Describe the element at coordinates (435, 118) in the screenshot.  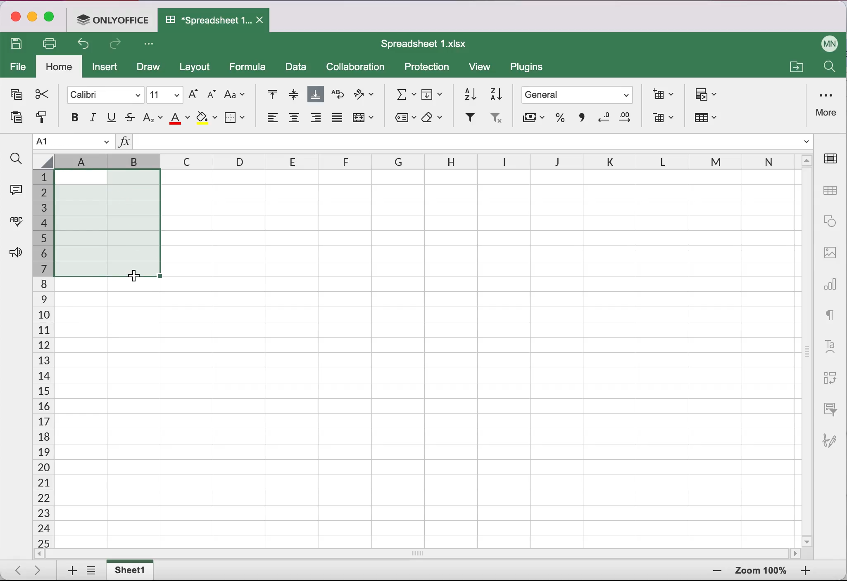
I see `clear` at that location.